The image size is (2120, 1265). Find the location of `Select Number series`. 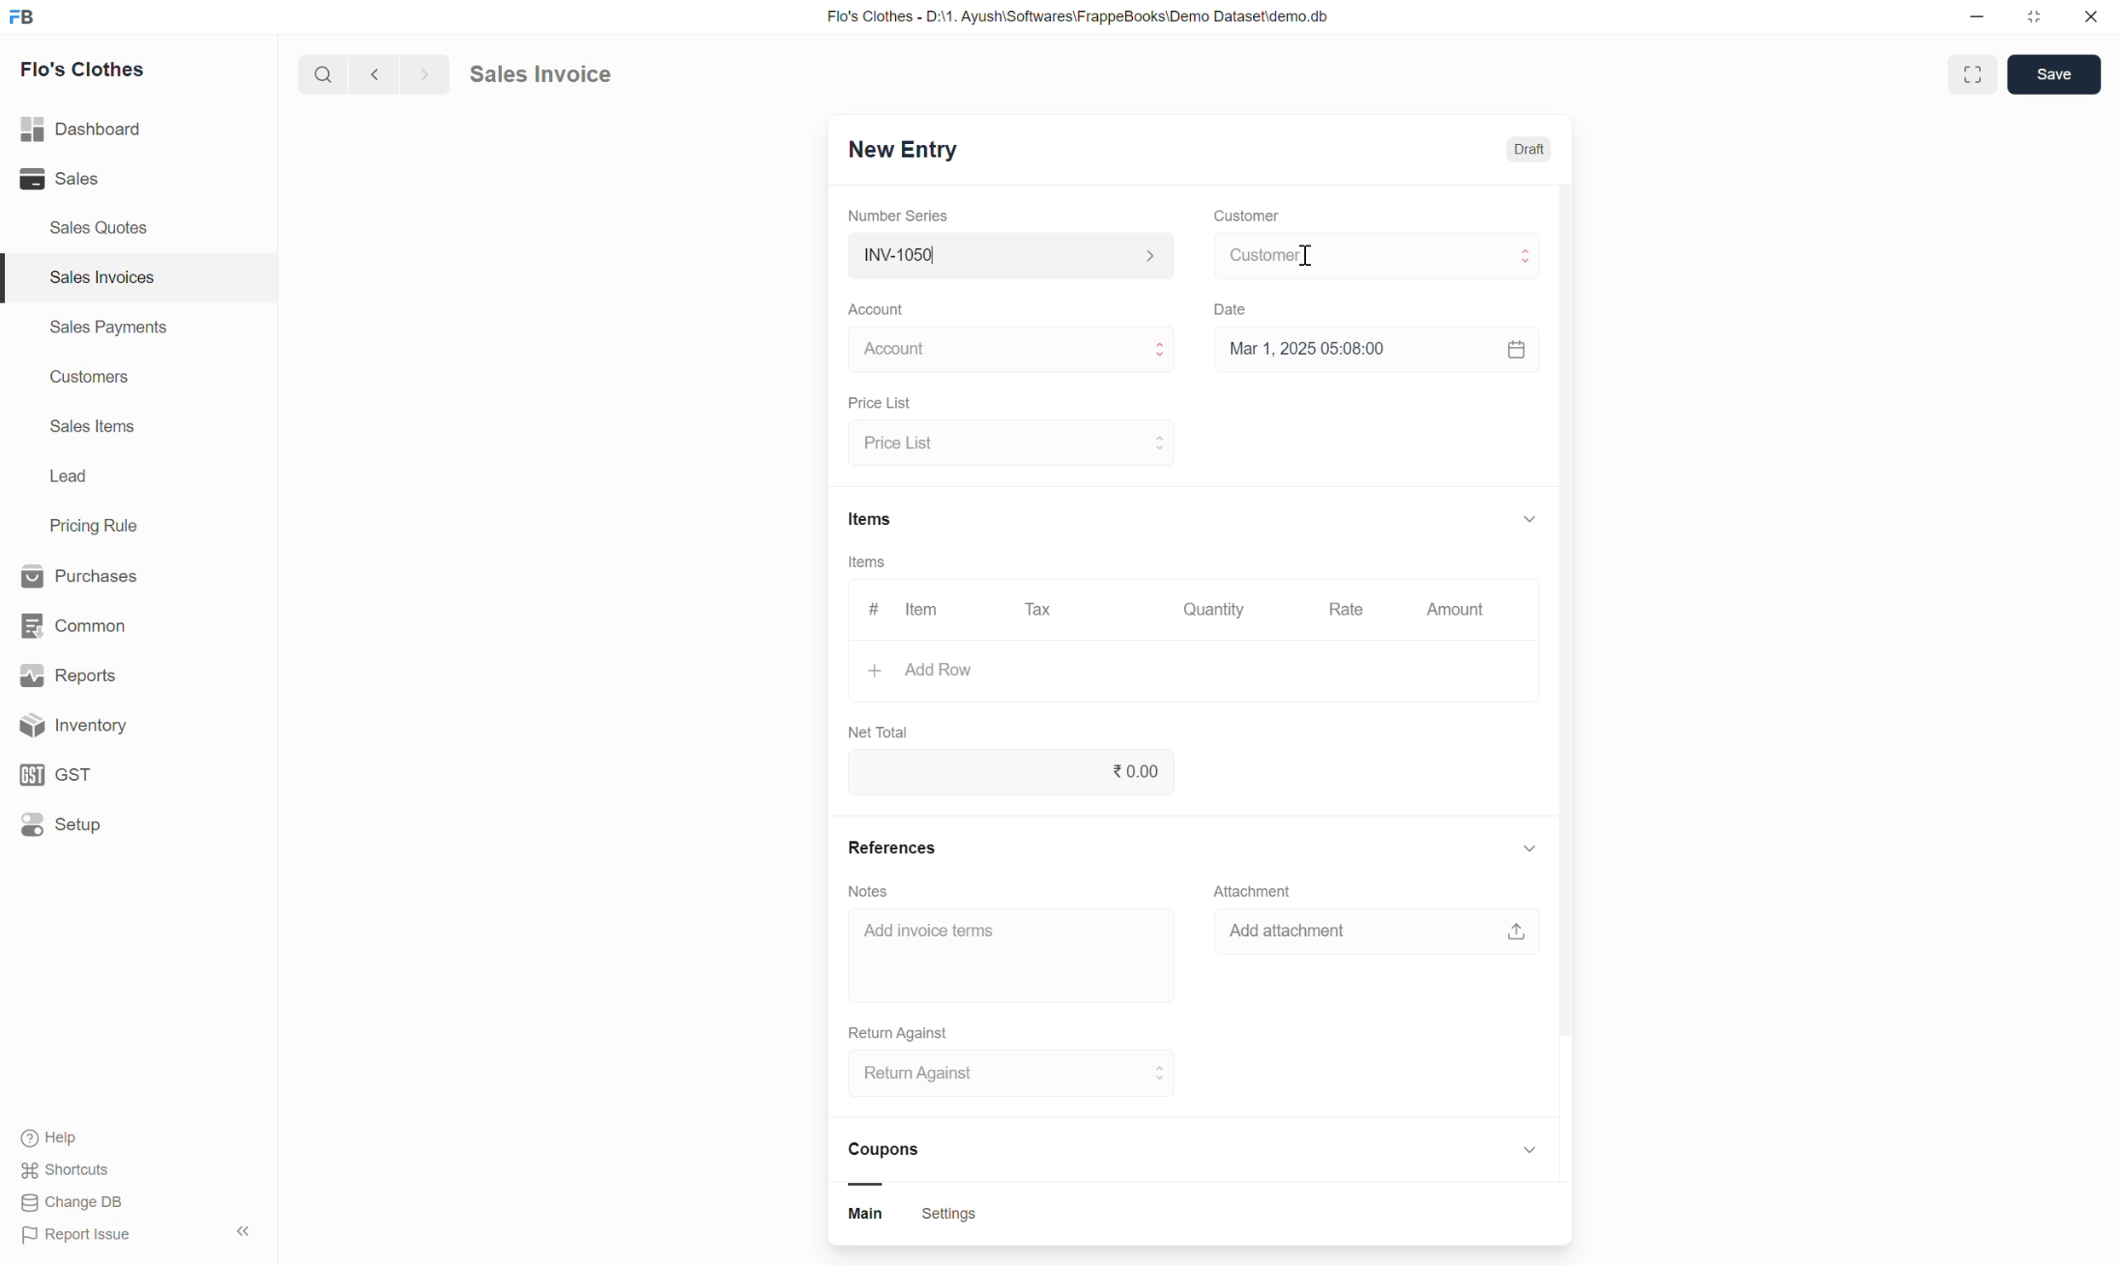

Select Number series is located at coordinates (1007, 255).